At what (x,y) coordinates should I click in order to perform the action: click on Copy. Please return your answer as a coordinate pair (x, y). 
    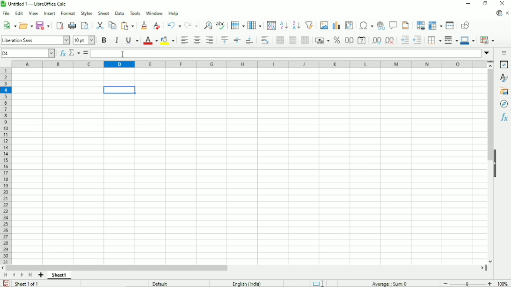
    Looking at the image, I should click on (112, 26).